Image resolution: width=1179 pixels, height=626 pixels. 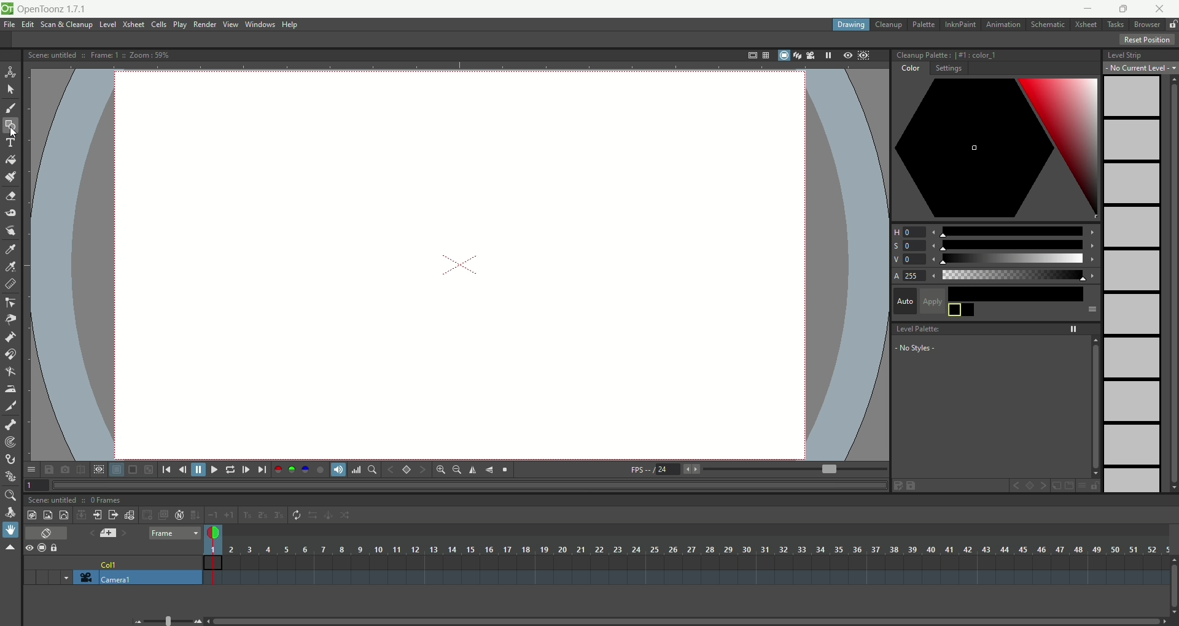 I want to click on X sheet, so click(x=134, y=25).